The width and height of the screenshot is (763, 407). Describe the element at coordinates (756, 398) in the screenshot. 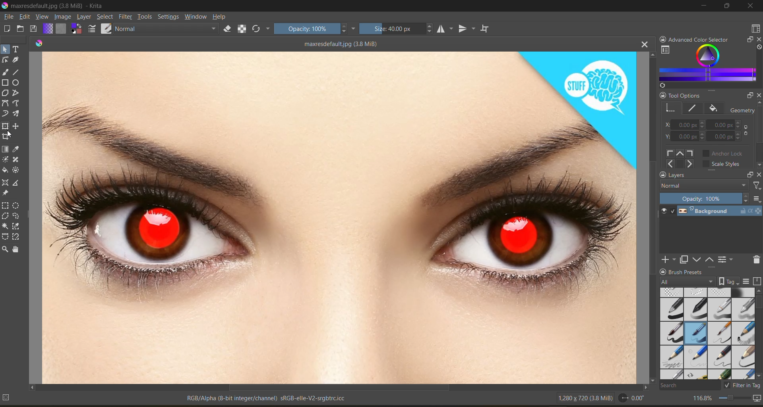

I see `map the canvas` at that location.